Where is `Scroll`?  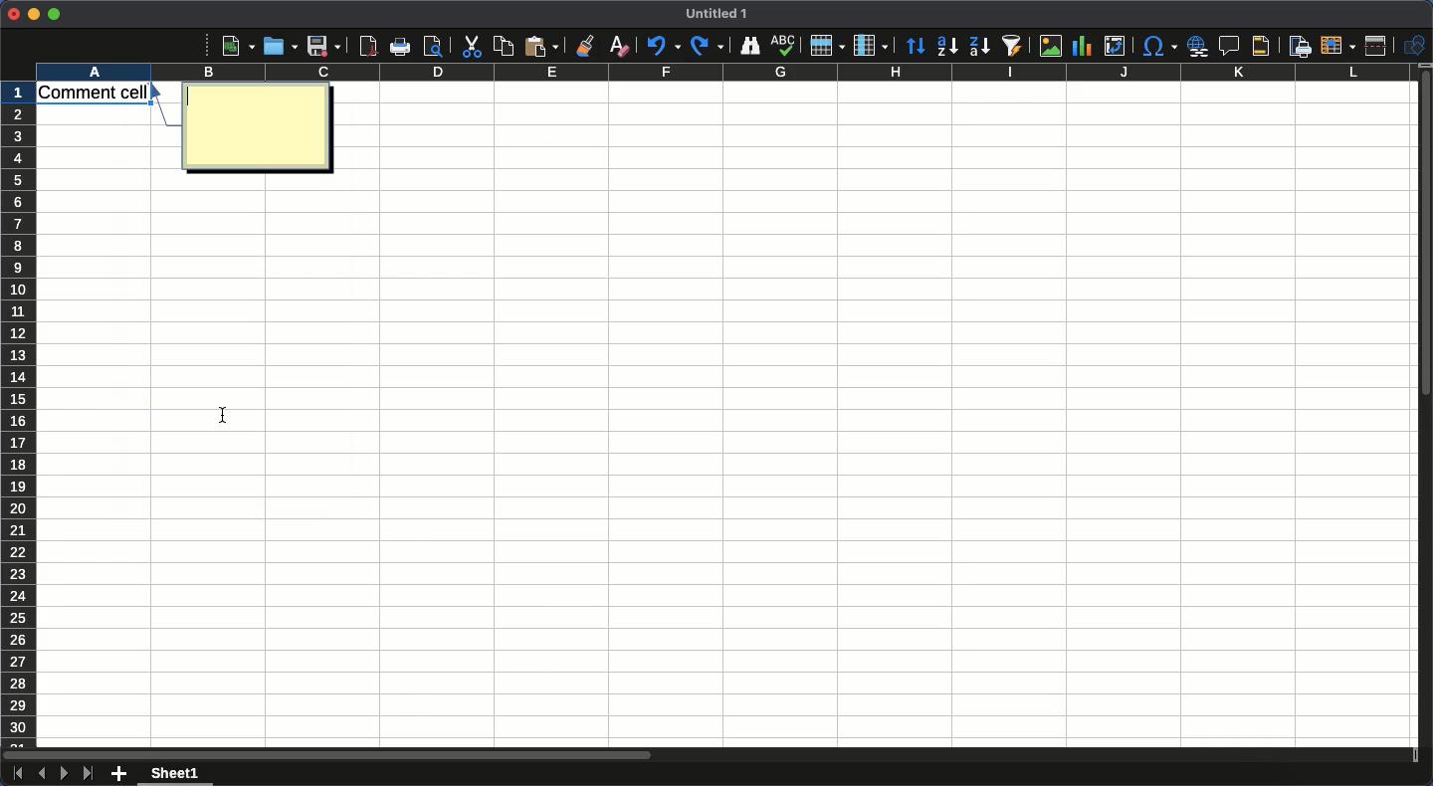 Scroll is located at coordinates (1424, 400).